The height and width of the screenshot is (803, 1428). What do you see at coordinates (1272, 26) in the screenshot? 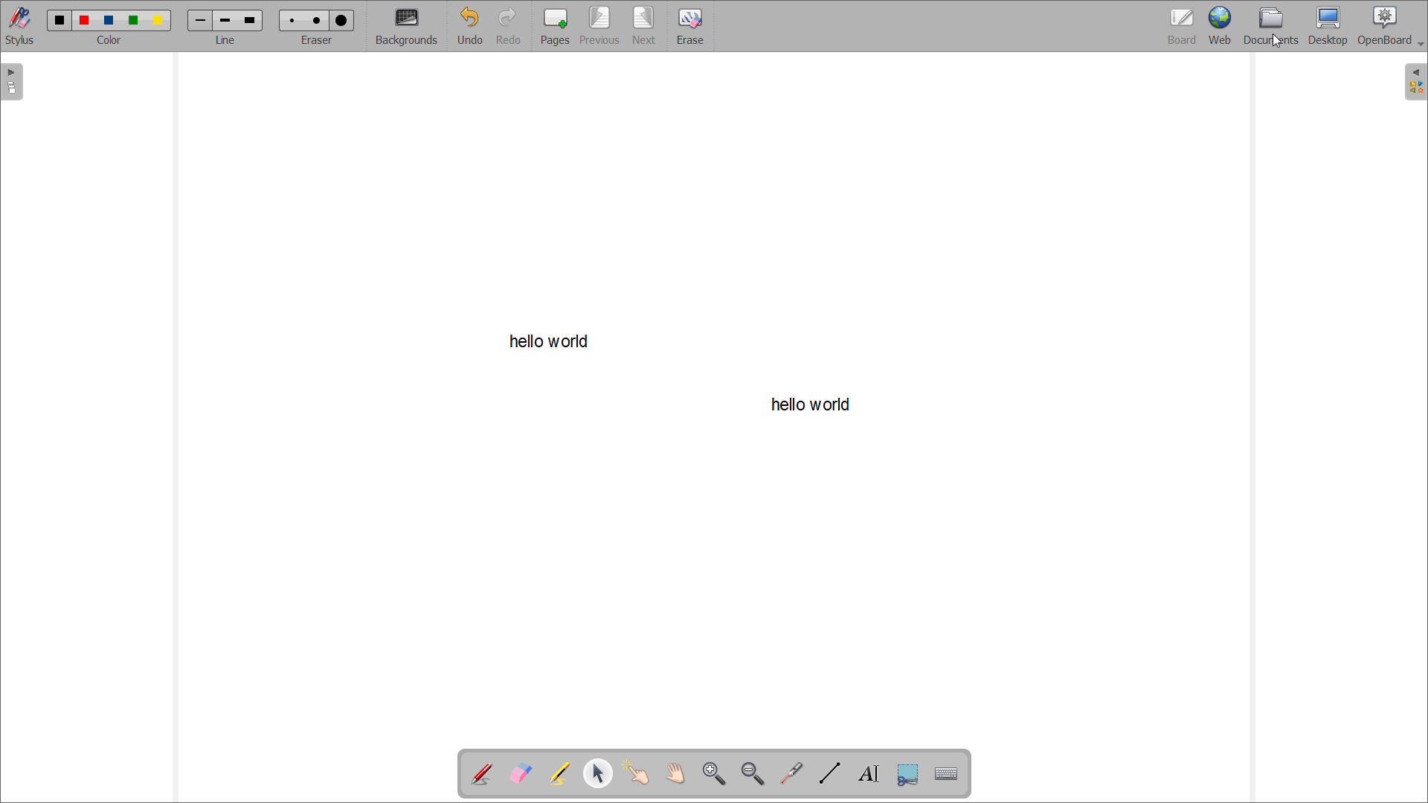
I see `documents` at bounding box center [1272, 26].